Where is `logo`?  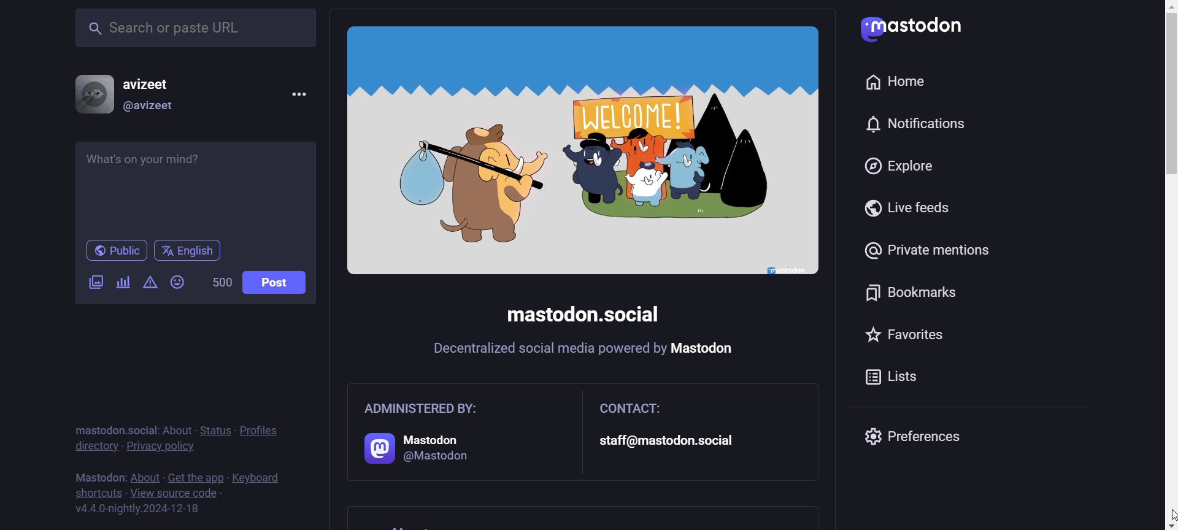 logo is located at coordinates (373, 449).